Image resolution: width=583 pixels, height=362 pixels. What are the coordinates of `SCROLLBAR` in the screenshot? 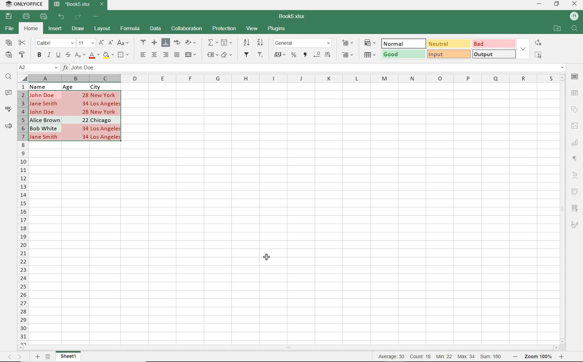 It's located at (290, 348).